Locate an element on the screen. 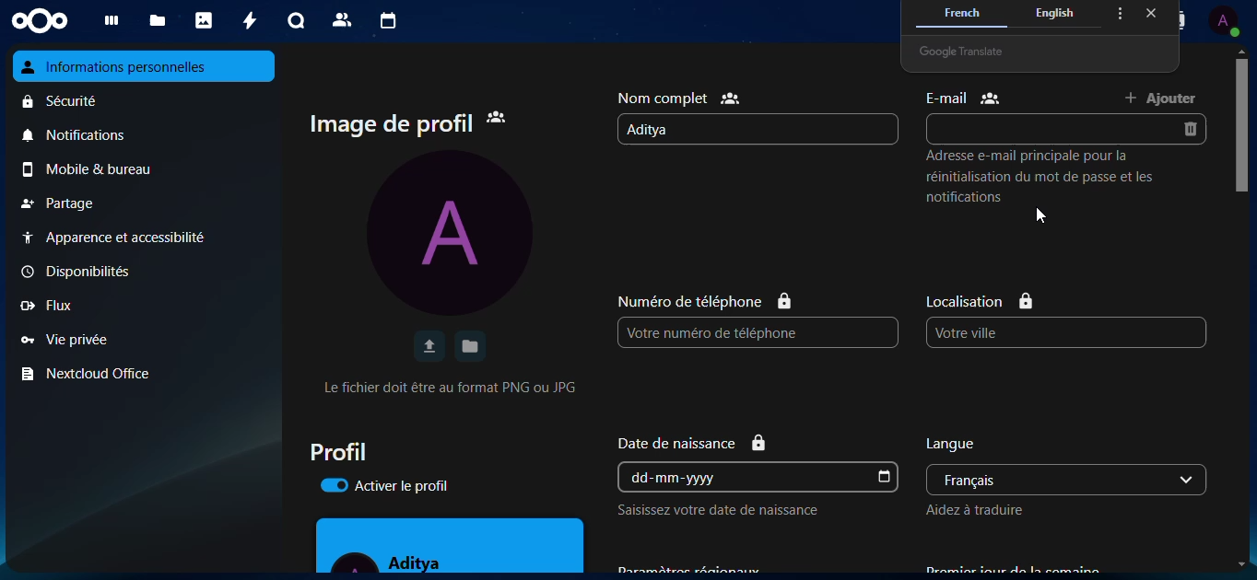 This screenshot has height=580, width=1257. Aditya is located at coordinates (660, 130).